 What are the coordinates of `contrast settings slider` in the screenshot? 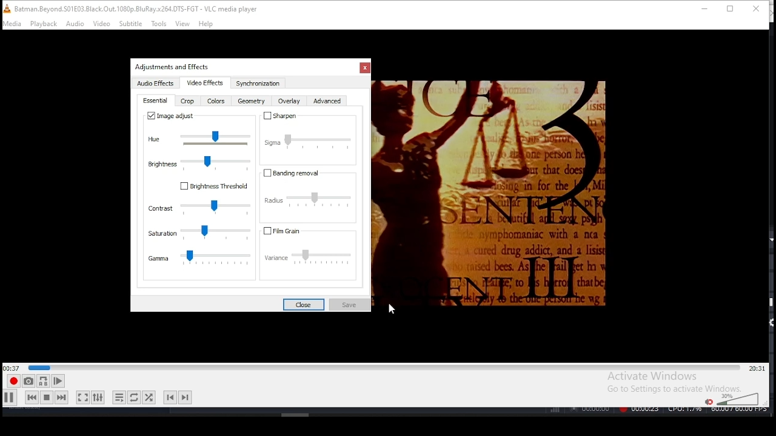 It's located at (199, 206).